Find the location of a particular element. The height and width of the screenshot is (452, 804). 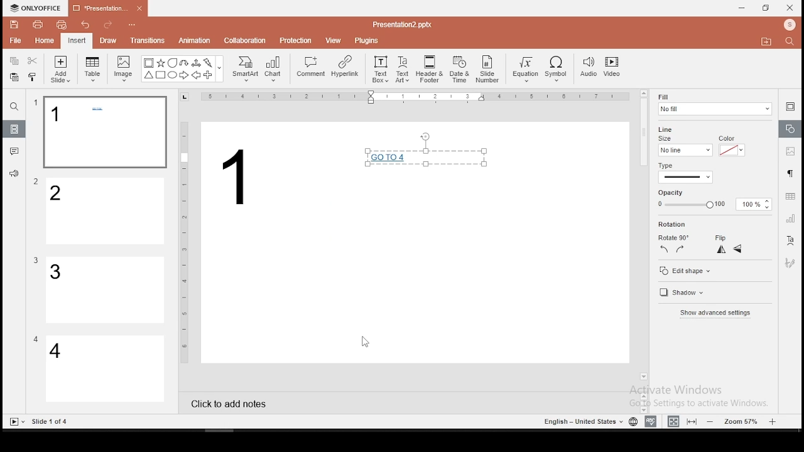

transitions is located at coordinates (147, 40).